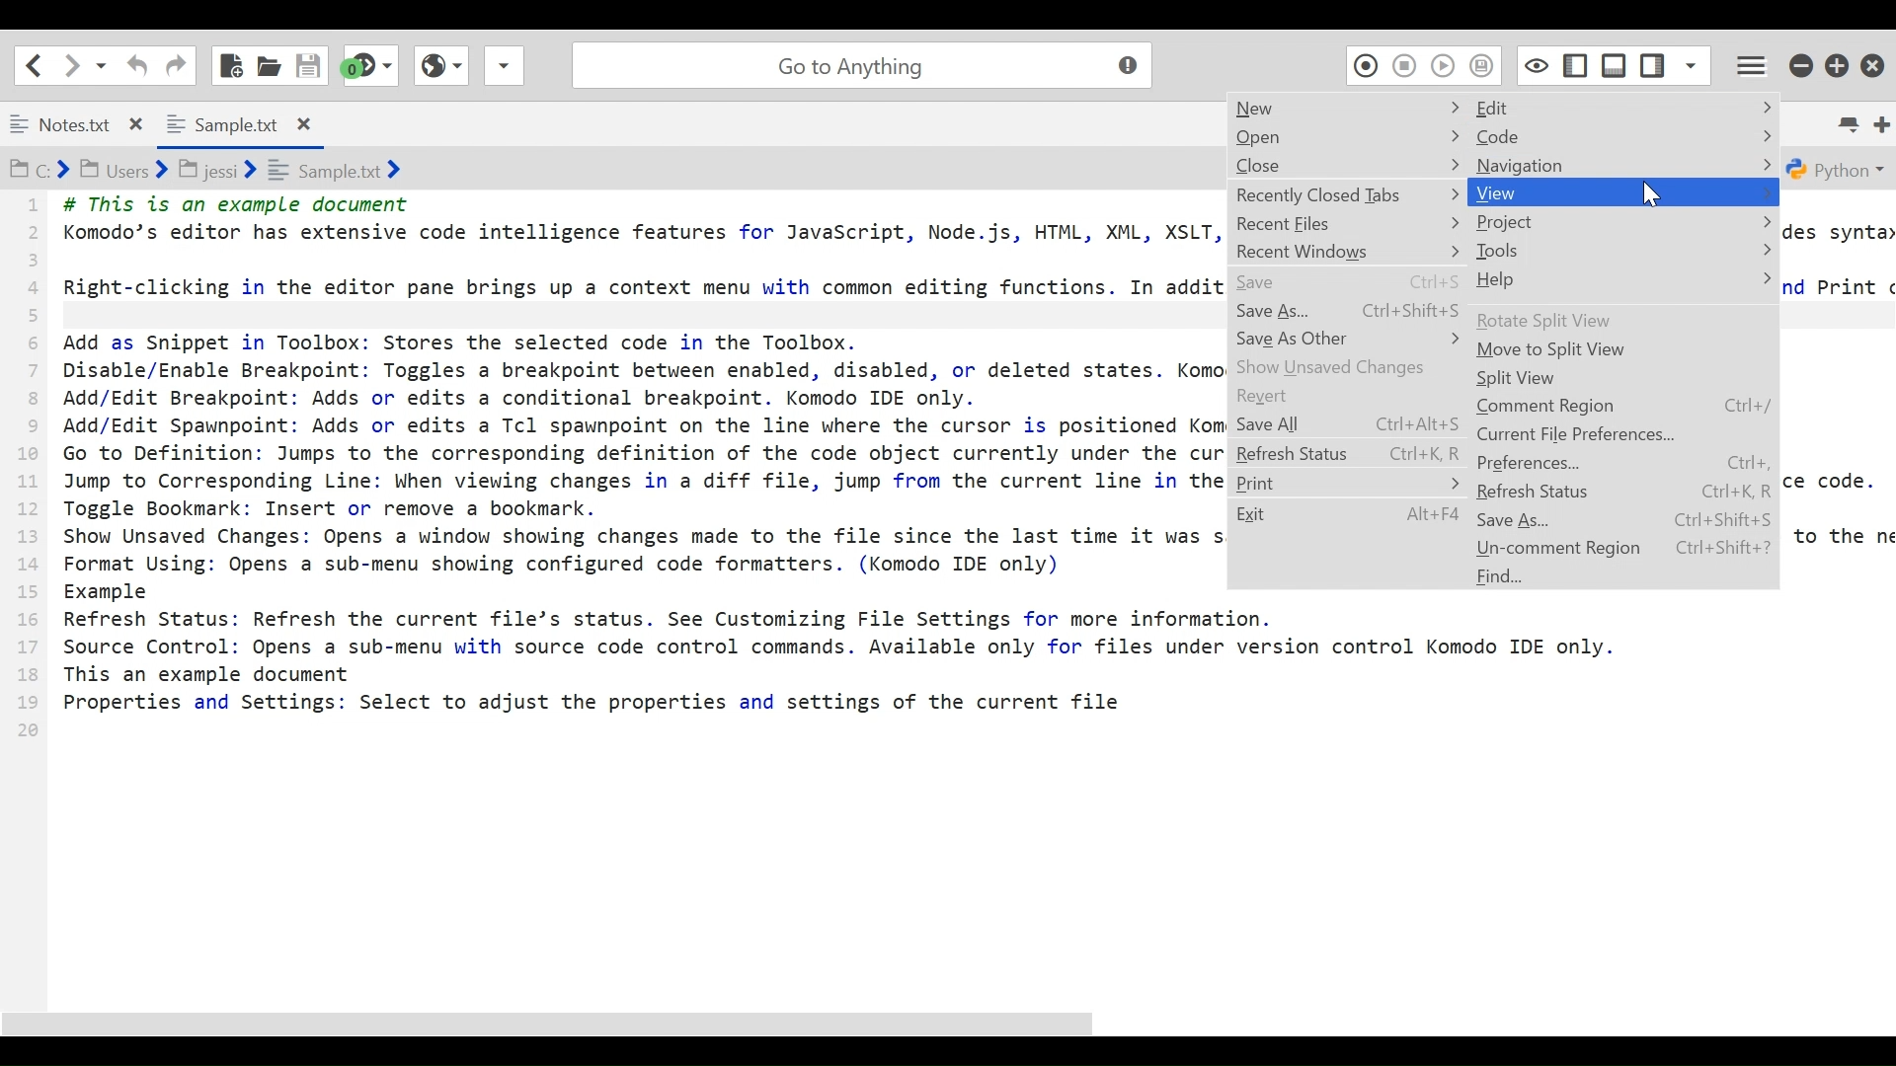  Describe the element at coordinates (1652, 64) in the screenshot. I see `Show/Hide Left Pane` at that location.